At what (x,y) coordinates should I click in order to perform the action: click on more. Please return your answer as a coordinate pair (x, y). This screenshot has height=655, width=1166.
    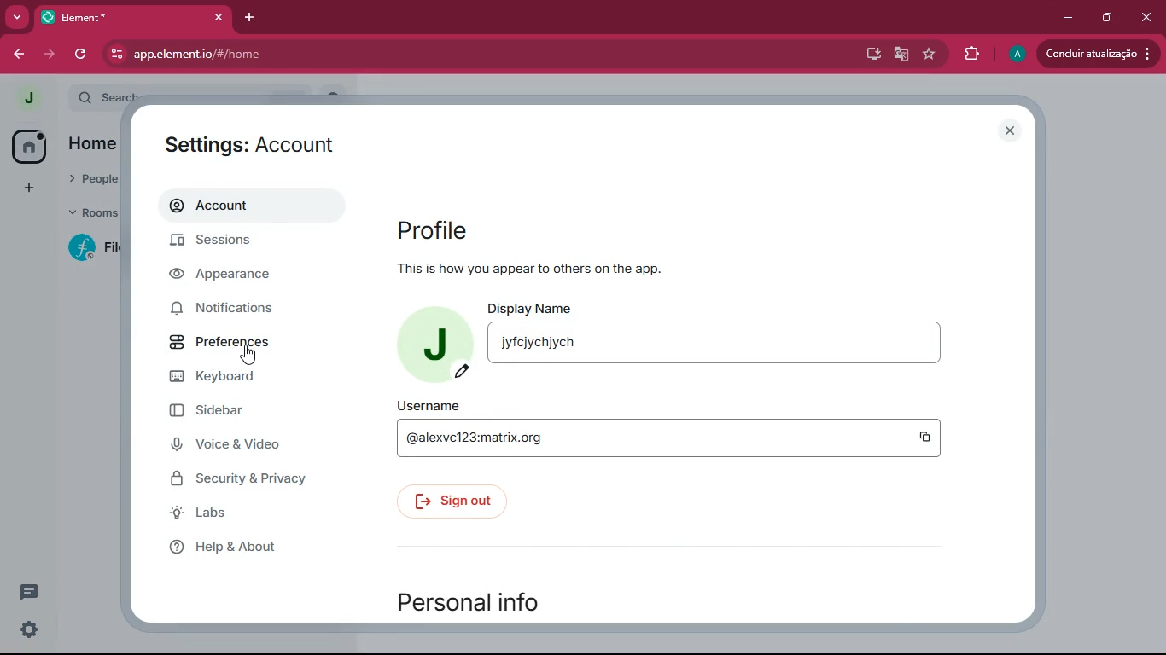
    Looking at the image, I should click on (17, 18).